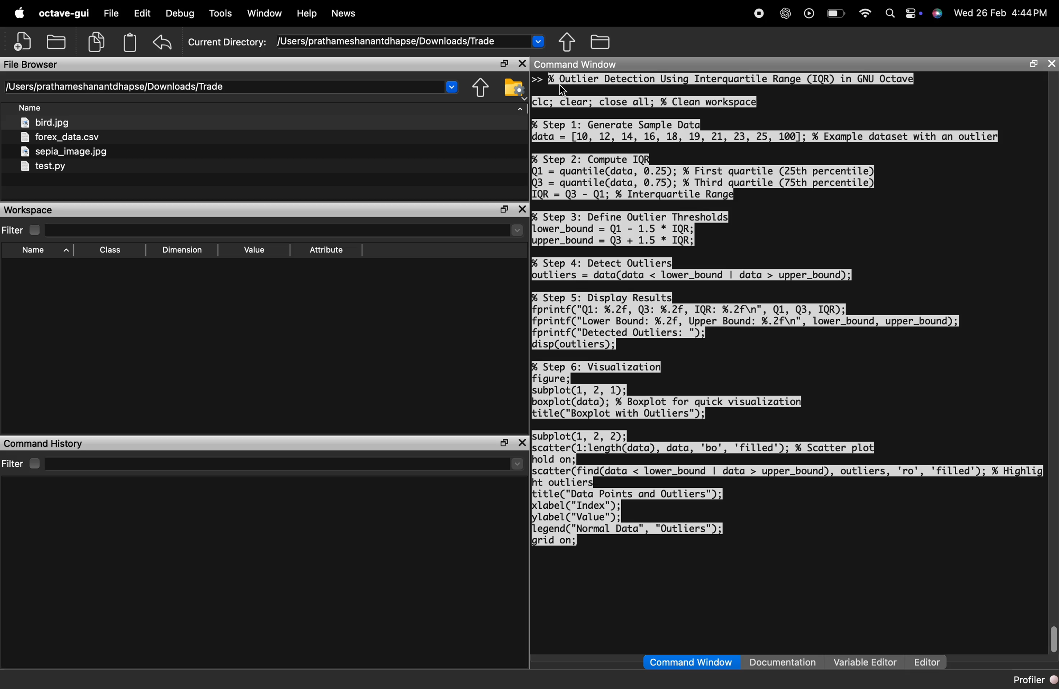  Describe the element at coordinates (691, 662) in the screenshot. I see `Command Window` at that location.